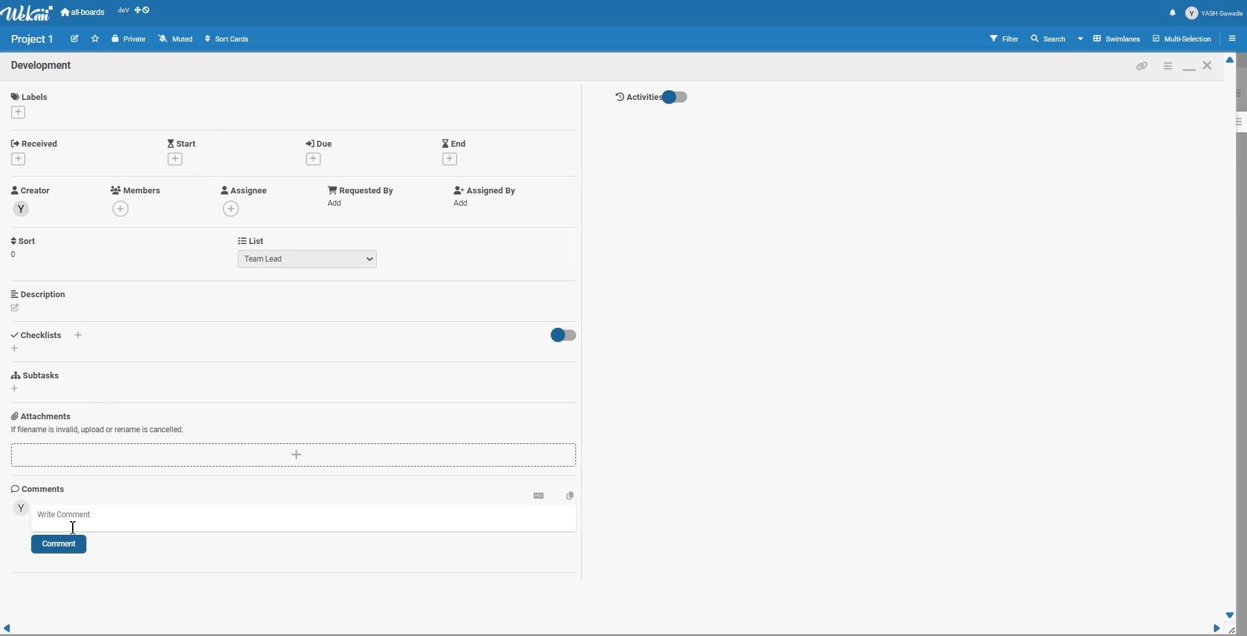 This screenshot has height=636, width=1247. What do you see at coordinates (18, 112) in the screenshot?
I see `add` at bounding box center [18, 112].